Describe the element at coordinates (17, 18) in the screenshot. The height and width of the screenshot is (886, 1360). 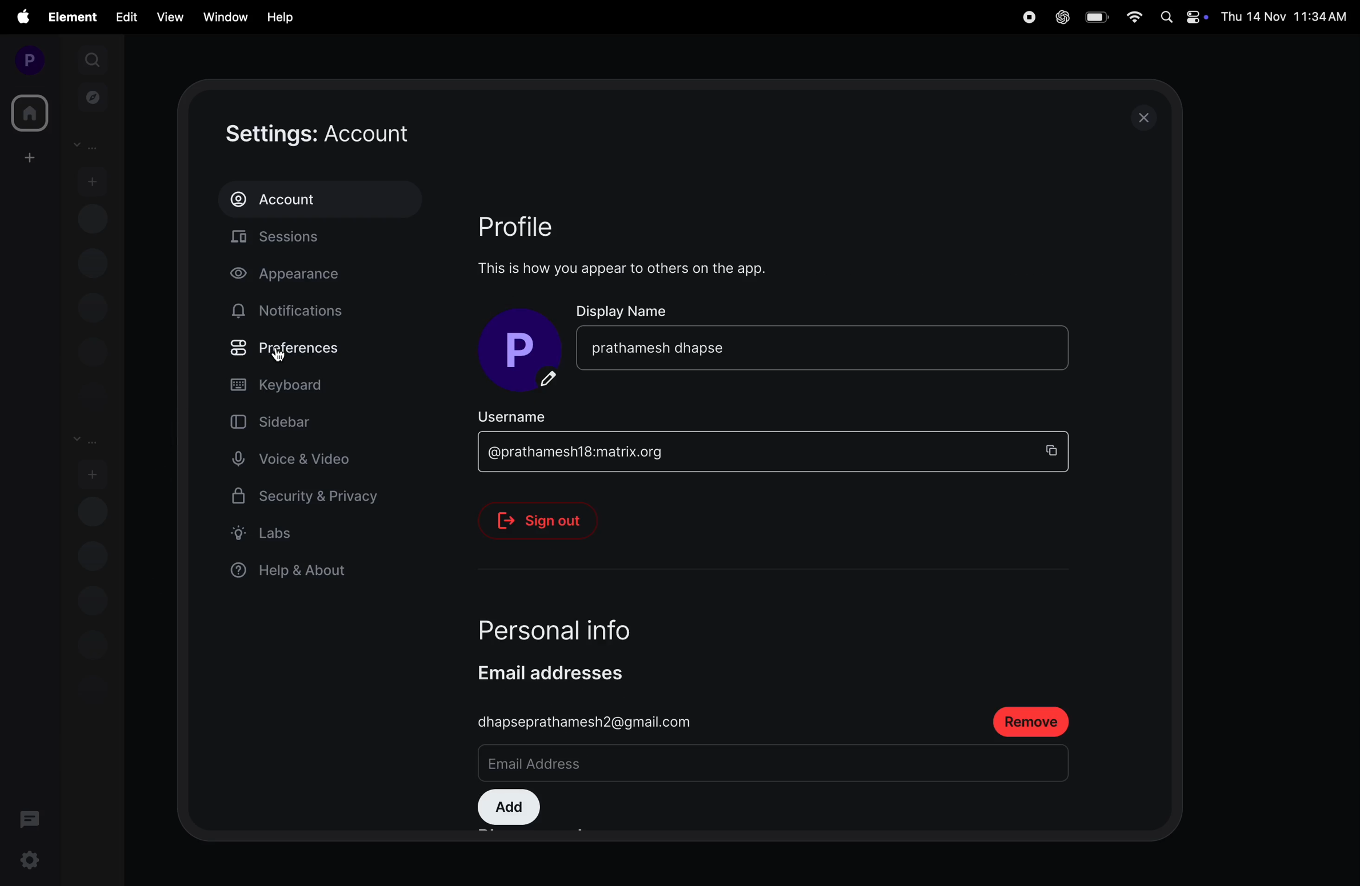
I see `apple menu` at that location.